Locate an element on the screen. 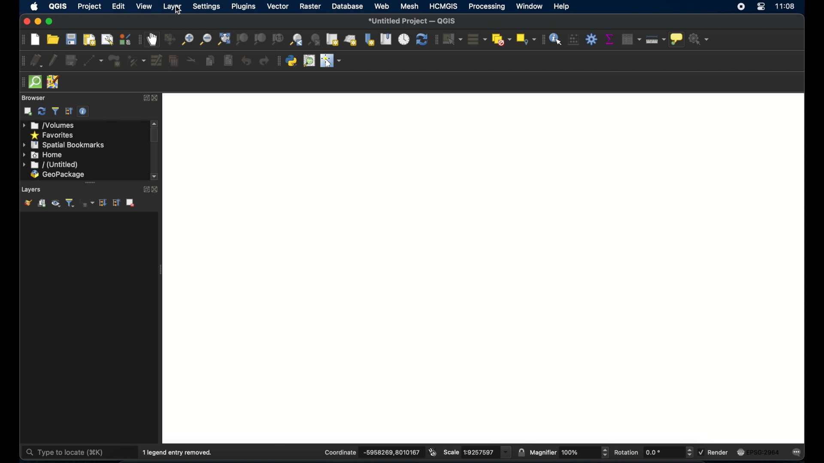 The width and height of the screenshot is (824, 463). measure line is located at coordinates (657, 41).